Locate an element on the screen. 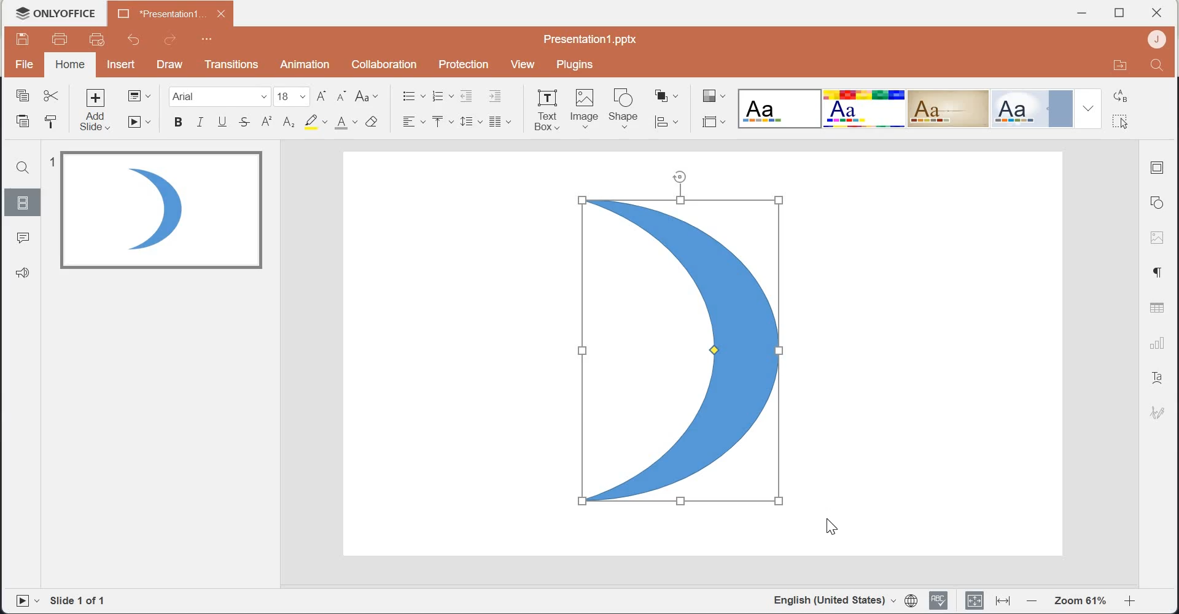 Image resolution: width=1179 pixels, height=614 pixels. Search is located at coordinates (1156, 65).